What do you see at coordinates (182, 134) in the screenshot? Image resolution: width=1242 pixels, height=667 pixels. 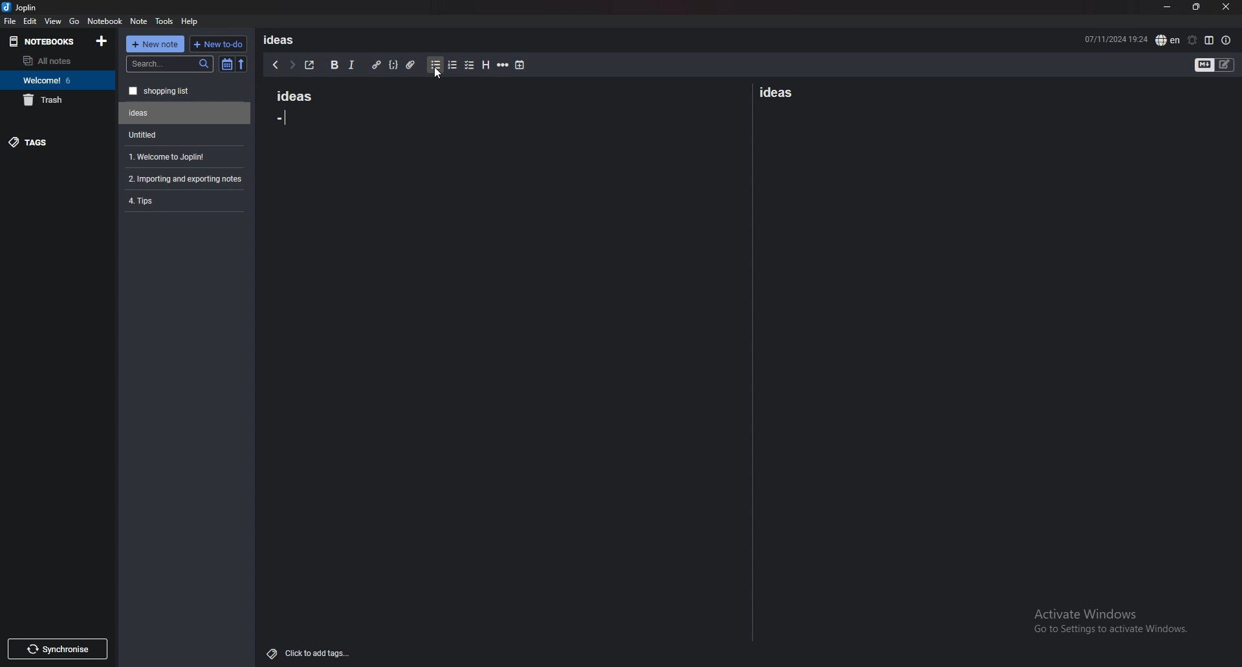 I see `Untitled` at bounding box center [182, 134].